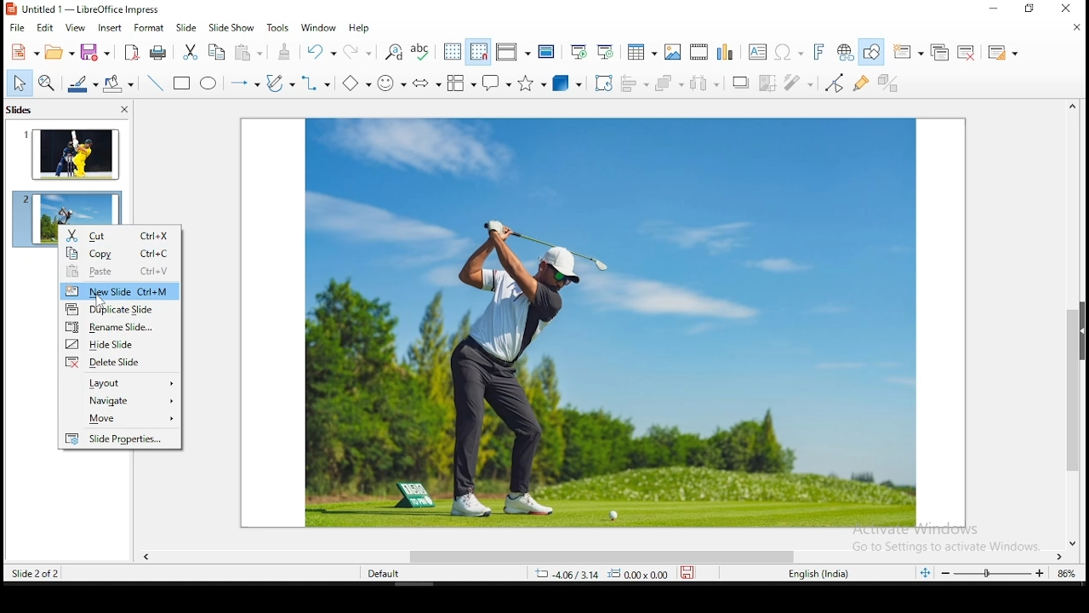  I want to click on Hide slide, so click(121, 343).